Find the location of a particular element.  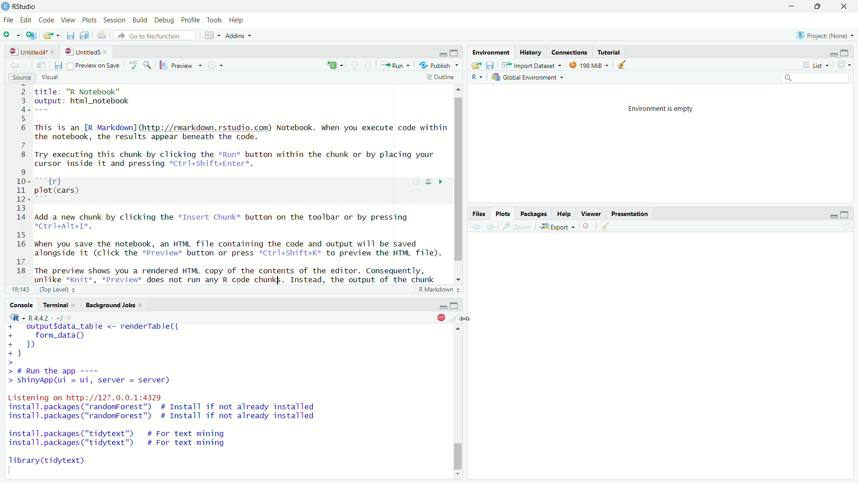

cursor is located at coordinates (465, 318).